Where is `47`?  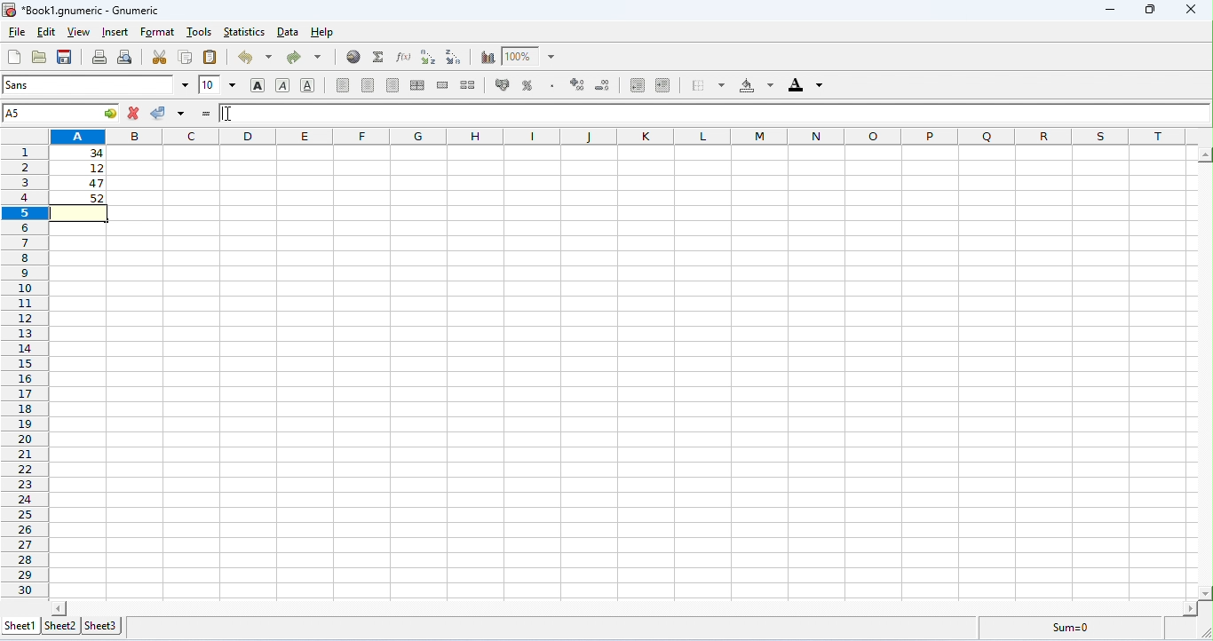 47 is located at coordinates (83, 184).